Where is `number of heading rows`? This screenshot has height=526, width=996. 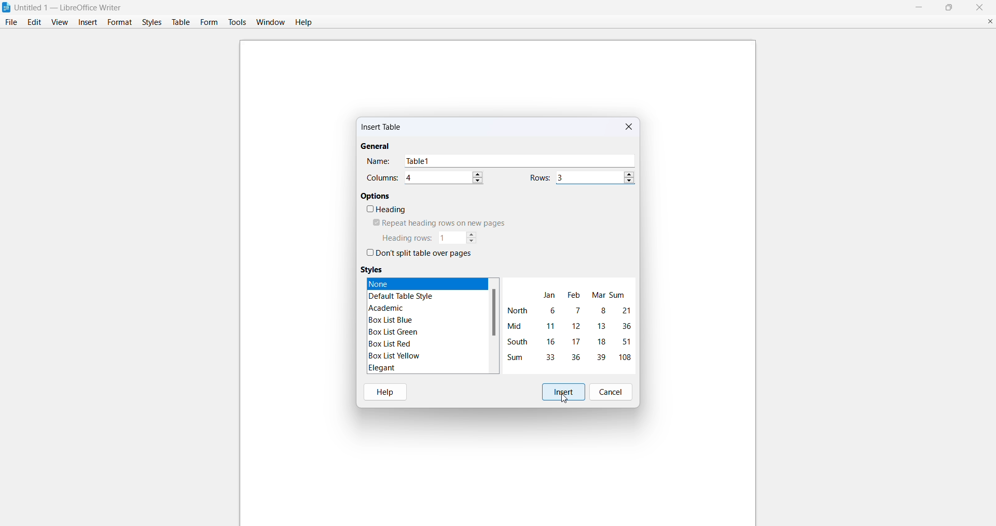
number of heading rows is located at coordinates (450, 238).